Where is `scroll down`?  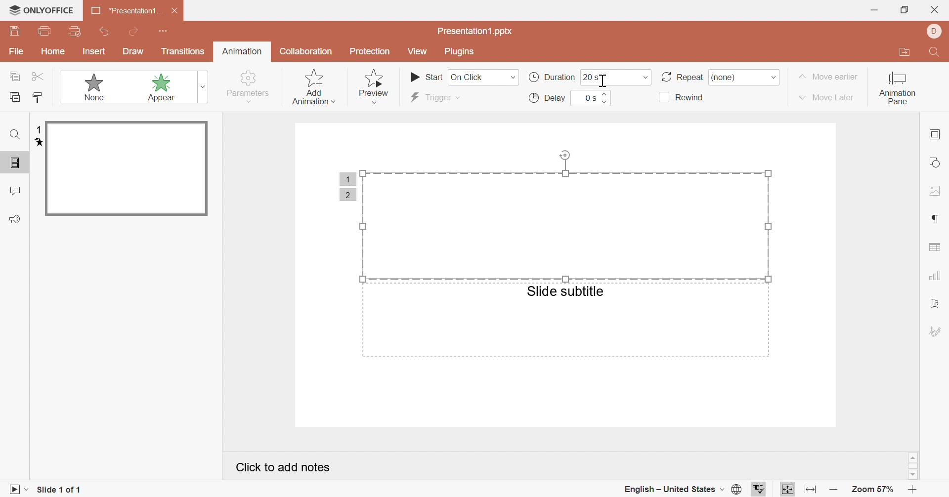
scroll down is located at coordinates (913, 475).